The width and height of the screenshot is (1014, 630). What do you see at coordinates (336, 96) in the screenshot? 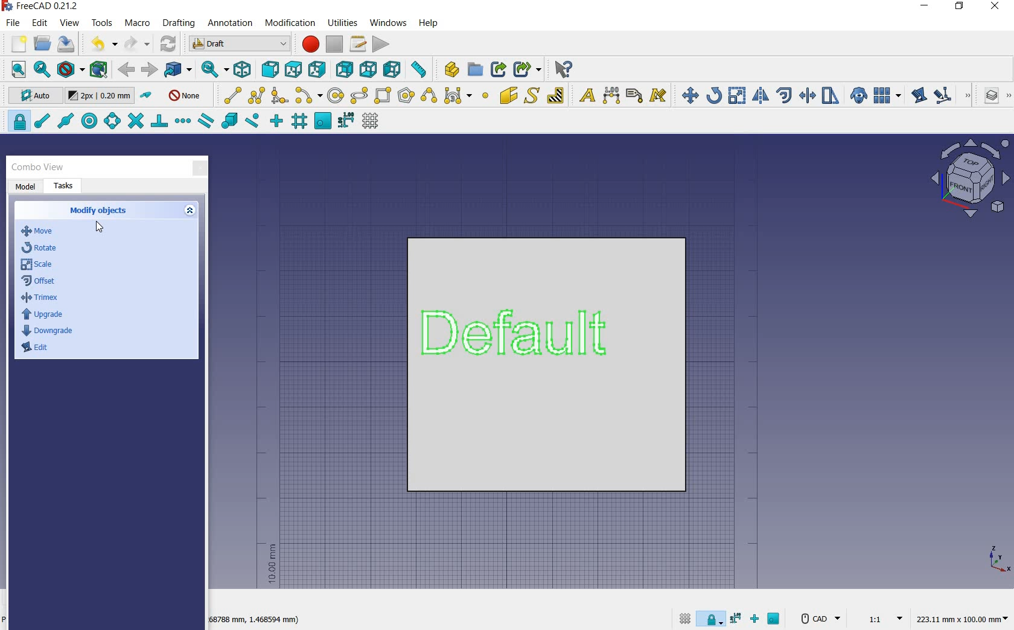
I see `circle` at bounding box center [336, 96].